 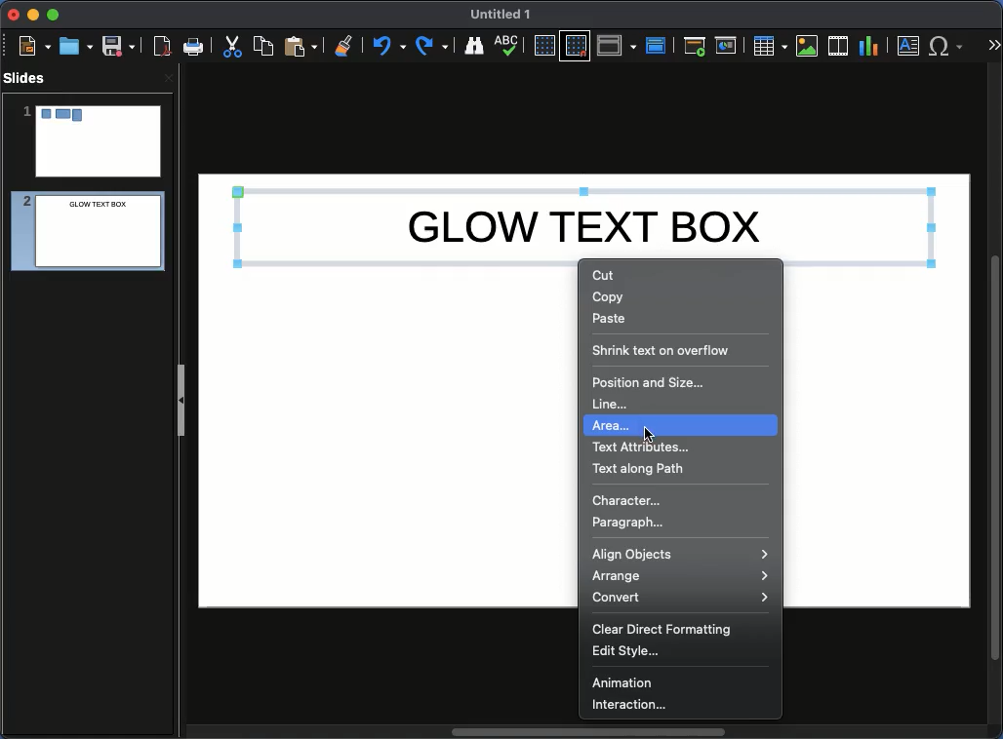 I want to click on Find, so click(x=473, y=45).